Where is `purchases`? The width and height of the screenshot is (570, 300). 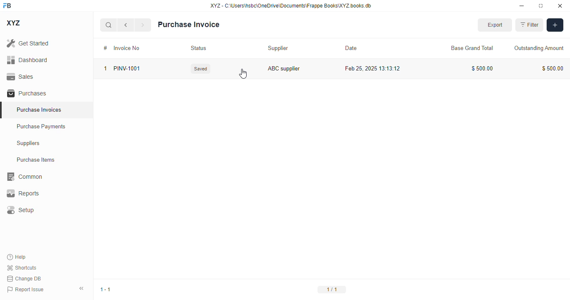
purchases is located at coordinates (27, 93).